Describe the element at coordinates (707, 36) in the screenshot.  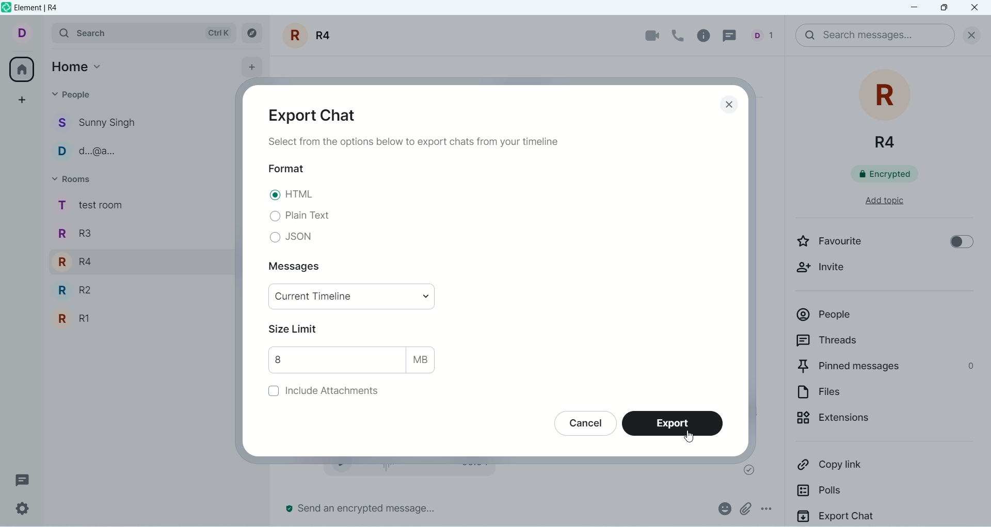
I see `room info` at that location.